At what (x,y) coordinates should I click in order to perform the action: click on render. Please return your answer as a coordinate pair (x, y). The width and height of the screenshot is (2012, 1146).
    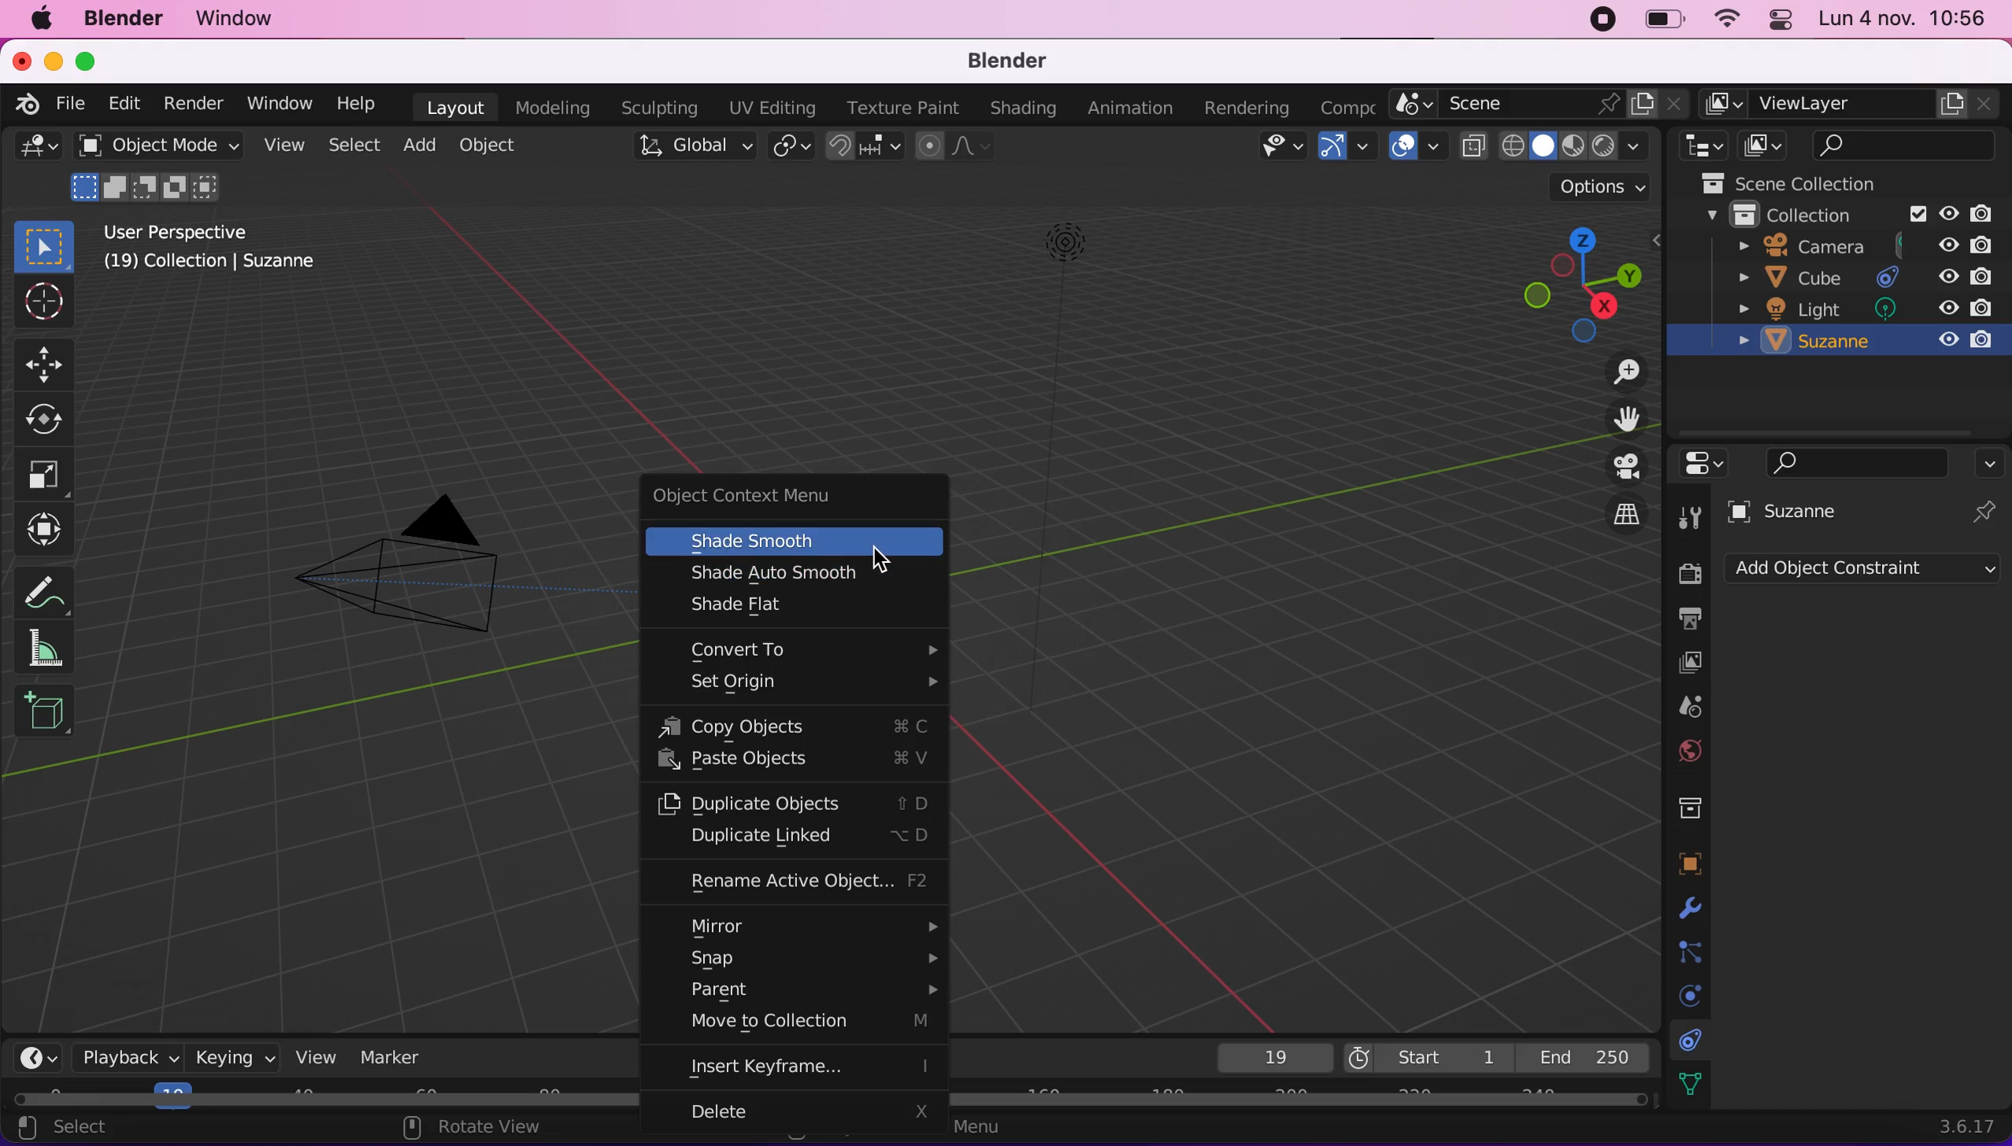
    Looking at the image, I should click on (1686, 575).